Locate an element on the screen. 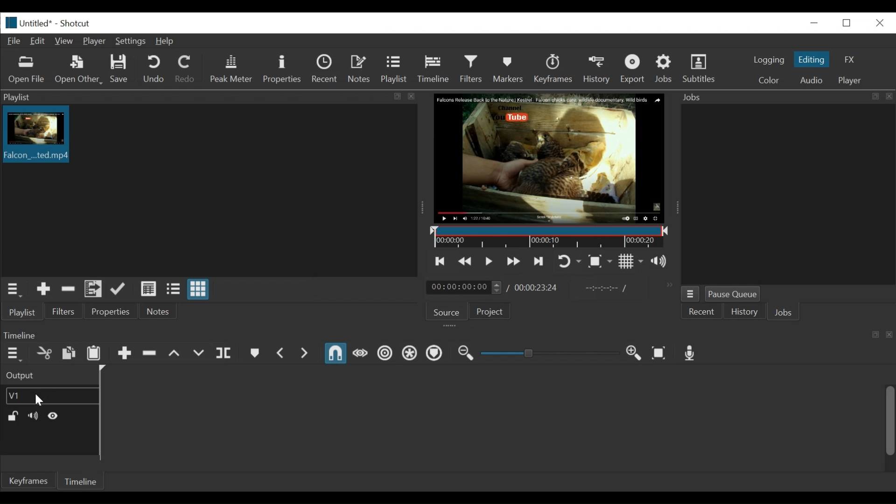  Toggle Zoom is located at coordinates (569, 261).